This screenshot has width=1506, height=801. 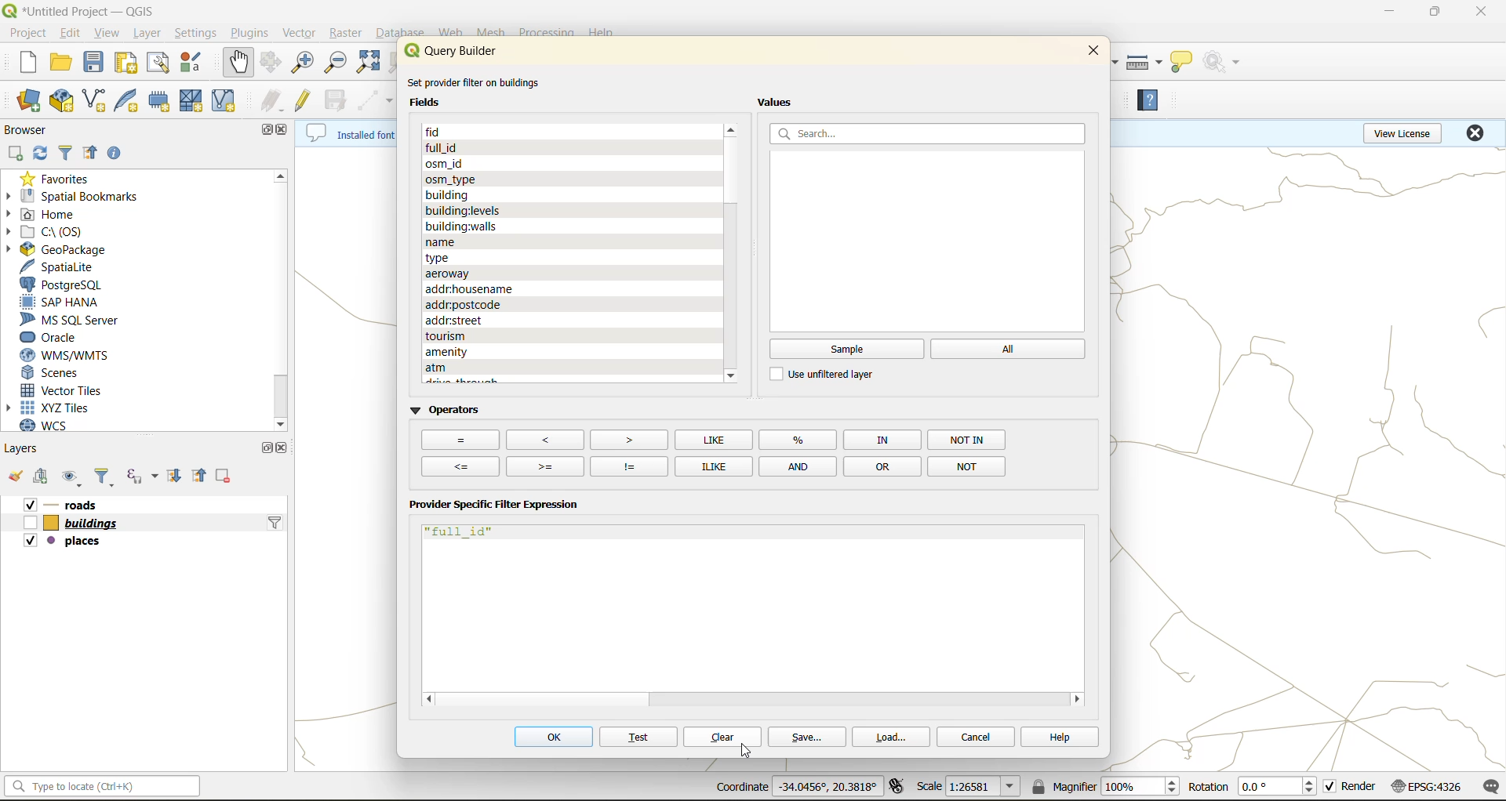 What do you see at coordinates (60, 353) in the screenshot?
I see `wns` at bounding box center [60, 353].